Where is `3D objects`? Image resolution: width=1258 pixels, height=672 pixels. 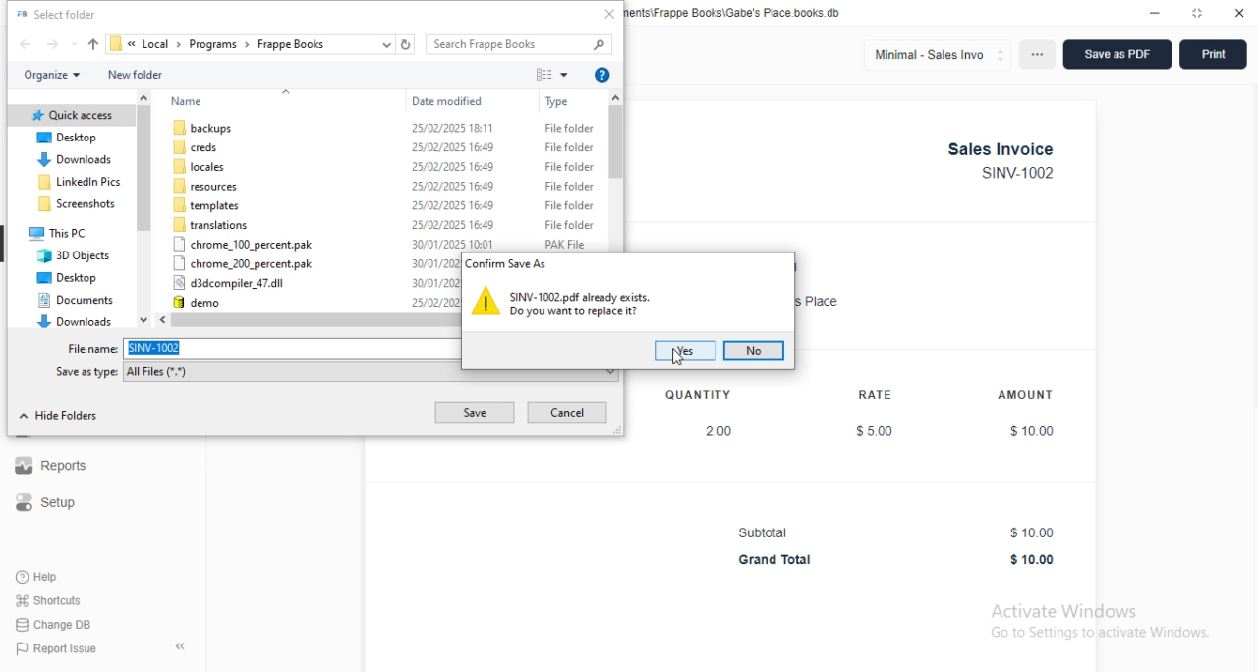 3D objects is located at coordinates (74, 255).